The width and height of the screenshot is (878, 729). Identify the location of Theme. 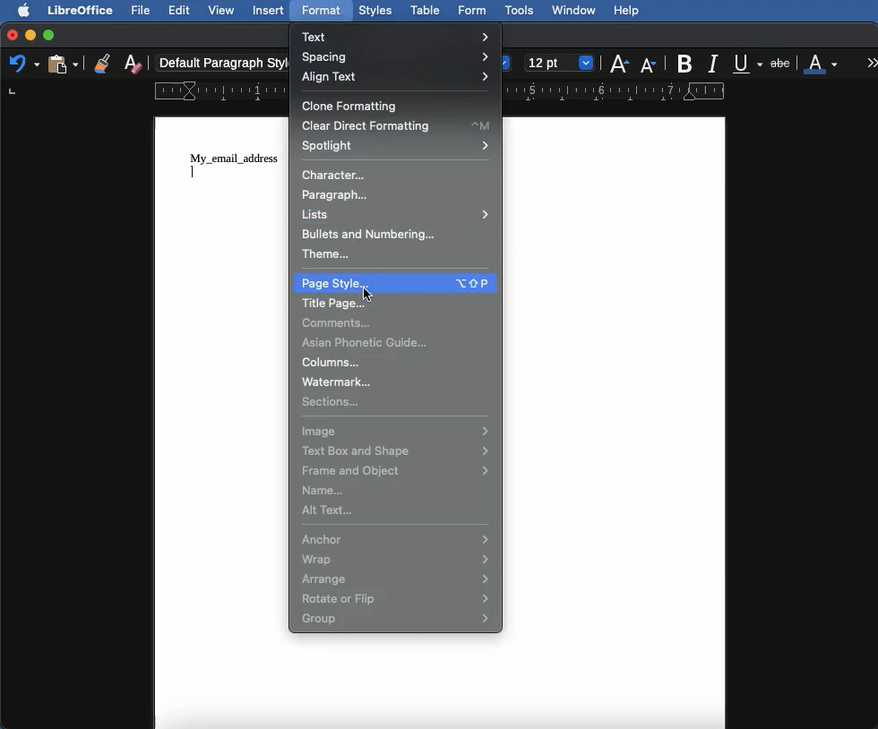
(327, 253).